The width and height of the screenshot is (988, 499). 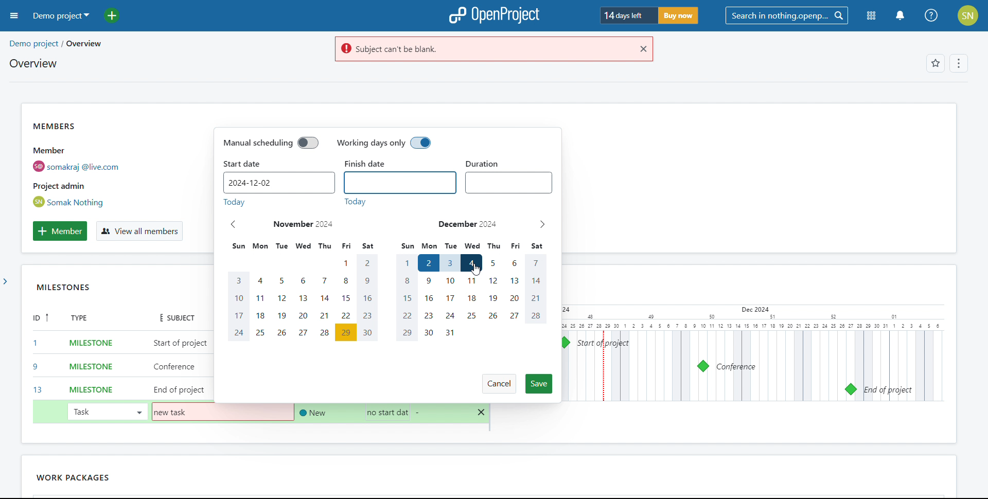 What do you see at coordinates (957, 64) in the screenshot?
I see `options` at bounding box center [957, 64].